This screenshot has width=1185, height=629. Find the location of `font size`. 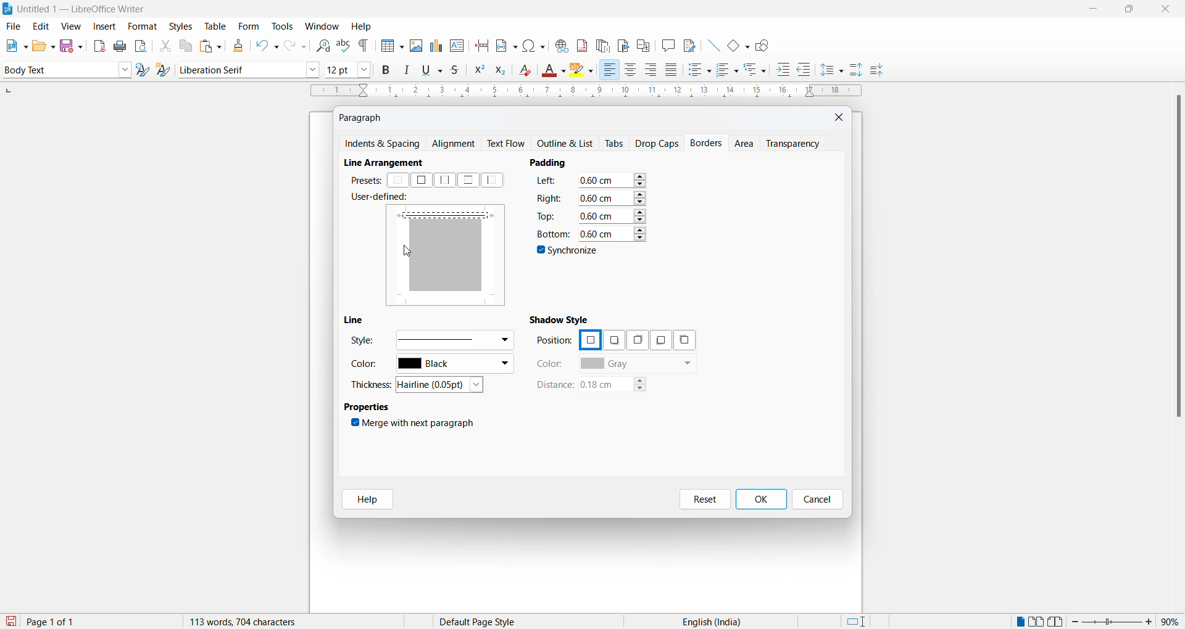

font size is located at coordinates (339, 69).